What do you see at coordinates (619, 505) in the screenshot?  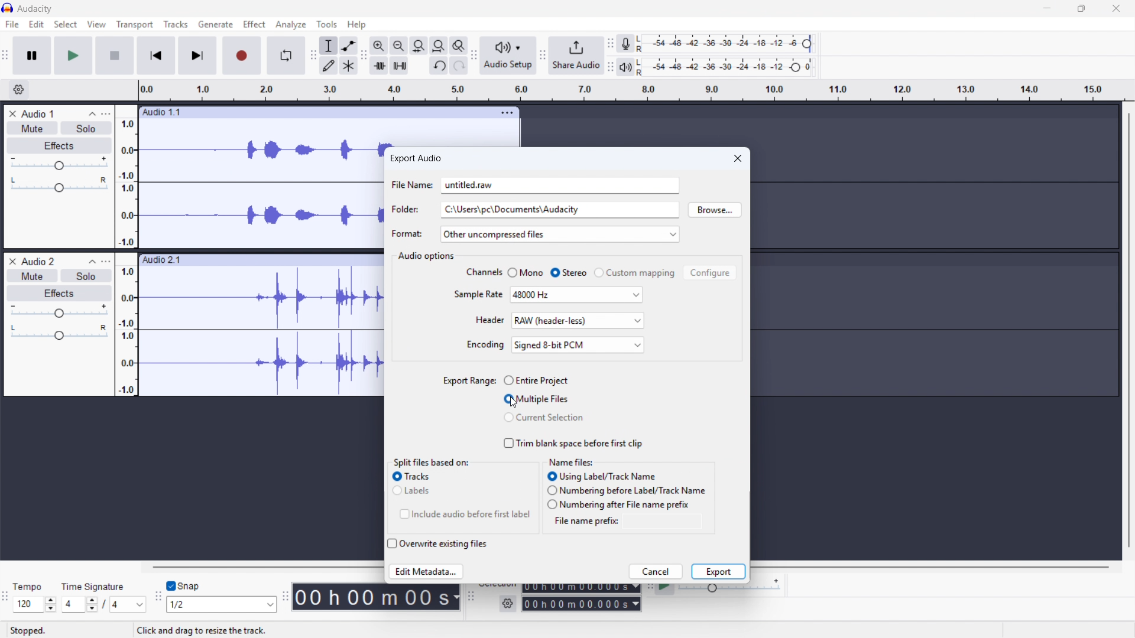 I see `Numbering after File name prefix` at bounding box center [619, 505].